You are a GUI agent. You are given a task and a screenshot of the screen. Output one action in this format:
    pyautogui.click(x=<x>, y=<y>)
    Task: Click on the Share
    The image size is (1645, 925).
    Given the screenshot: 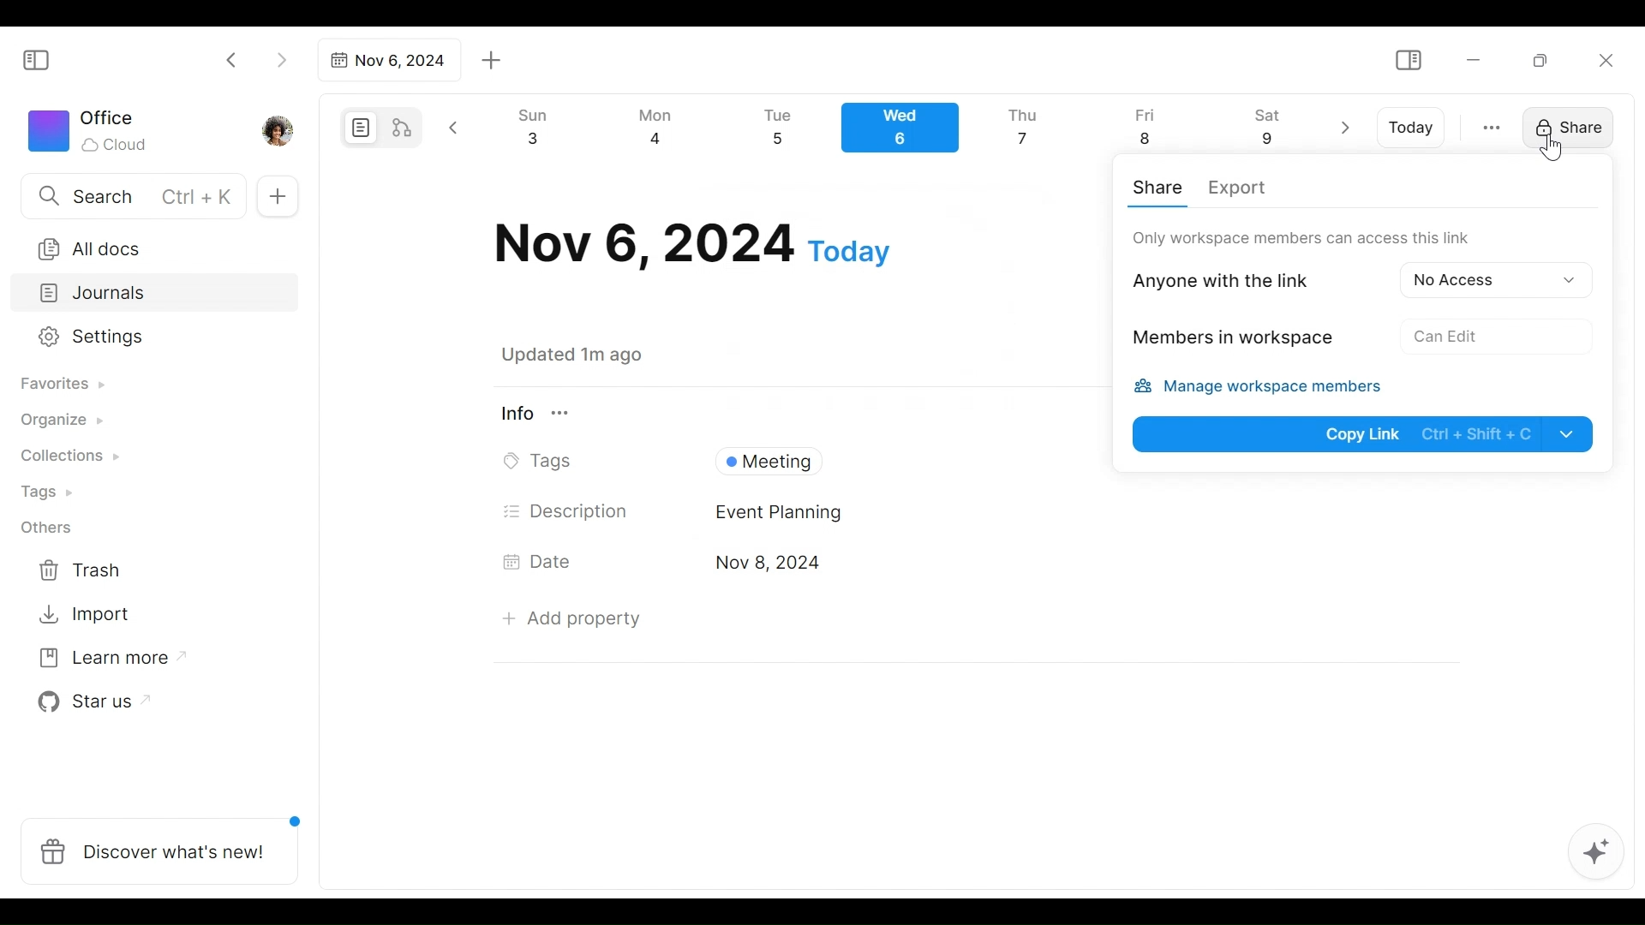 What is the action you would take?
    pyautogui.click(x=1161, y=187)
    